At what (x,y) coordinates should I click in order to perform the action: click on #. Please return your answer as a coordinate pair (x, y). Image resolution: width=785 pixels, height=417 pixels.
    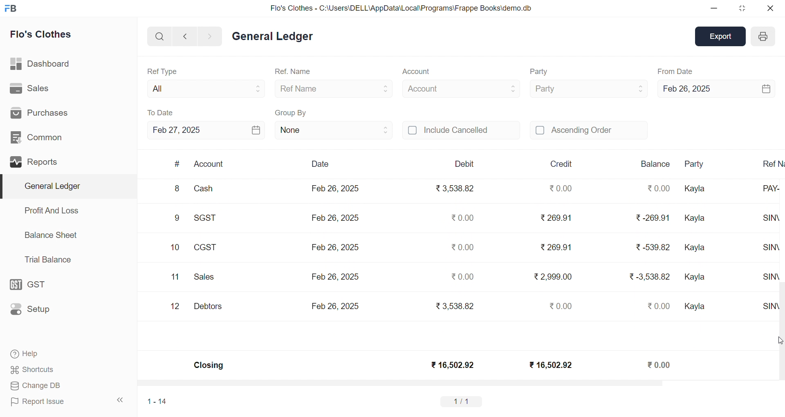
    Looking at the image, I should click on (177, 164).